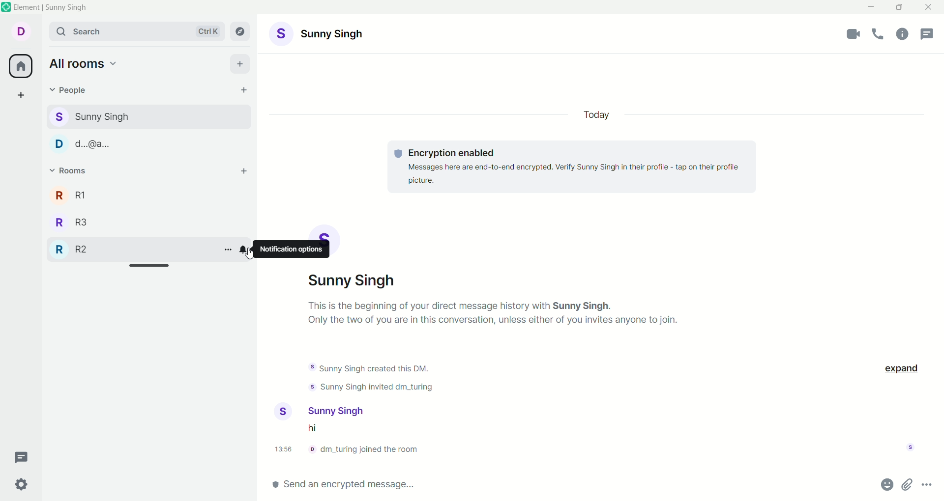 The width and height of the screenshot is (944, 501). What do you see at coordinates (357, 482) in the screenshot?
I see `send enxrypted message` at bounding box center [357, 482].